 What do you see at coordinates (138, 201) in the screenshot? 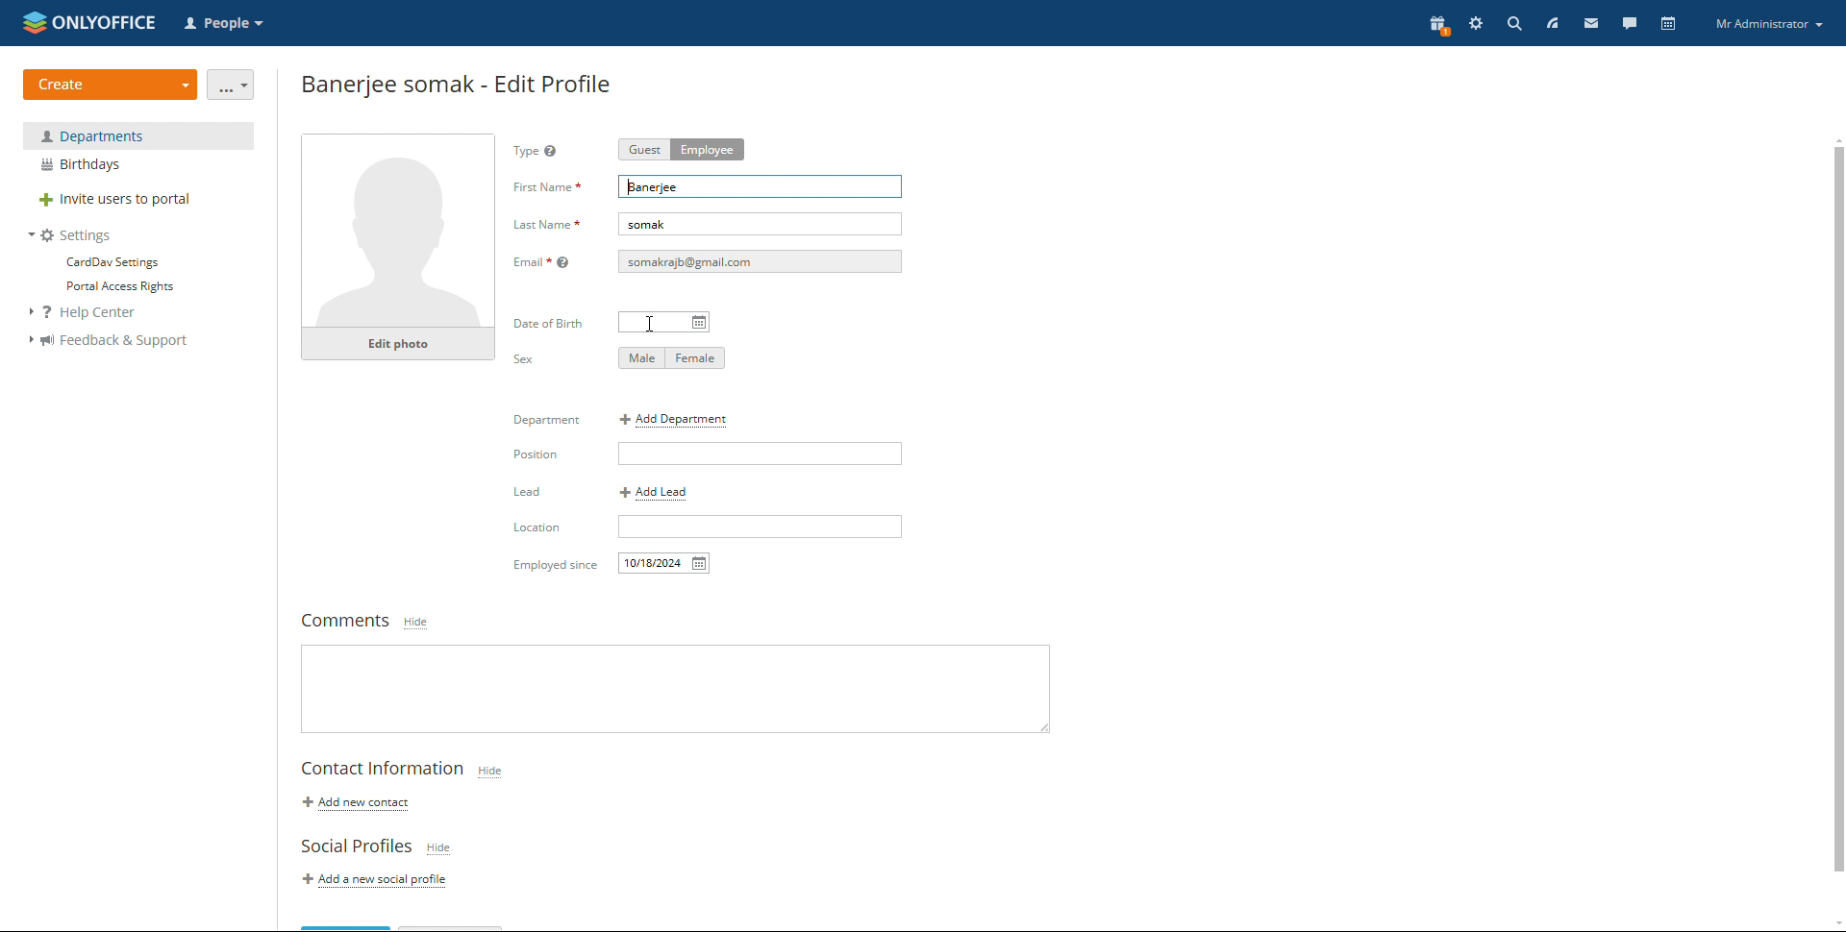
I see `invite users to portal` at bounding box center [138, 201].